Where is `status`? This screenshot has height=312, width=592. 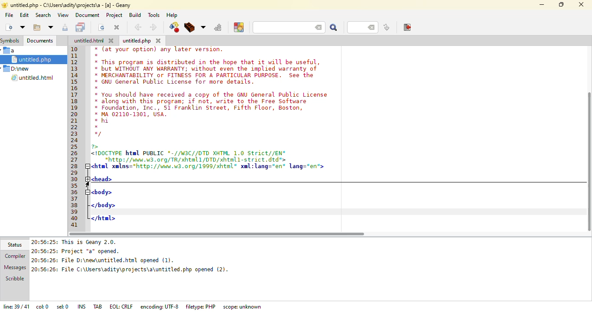 status is located at coordinates (16, 246).